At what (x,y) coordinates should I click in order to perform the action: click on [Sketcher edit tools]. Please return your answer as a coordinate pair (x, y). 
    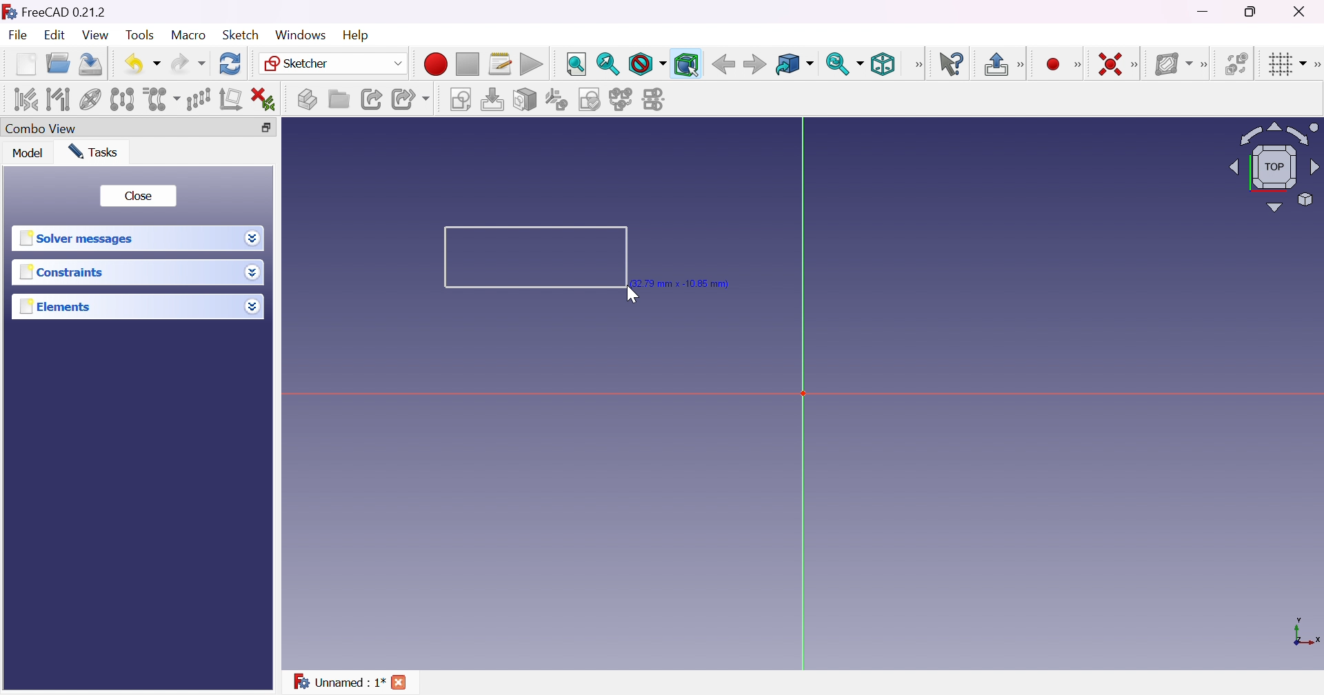
    Looking at the image, I should click on (1316, 65).